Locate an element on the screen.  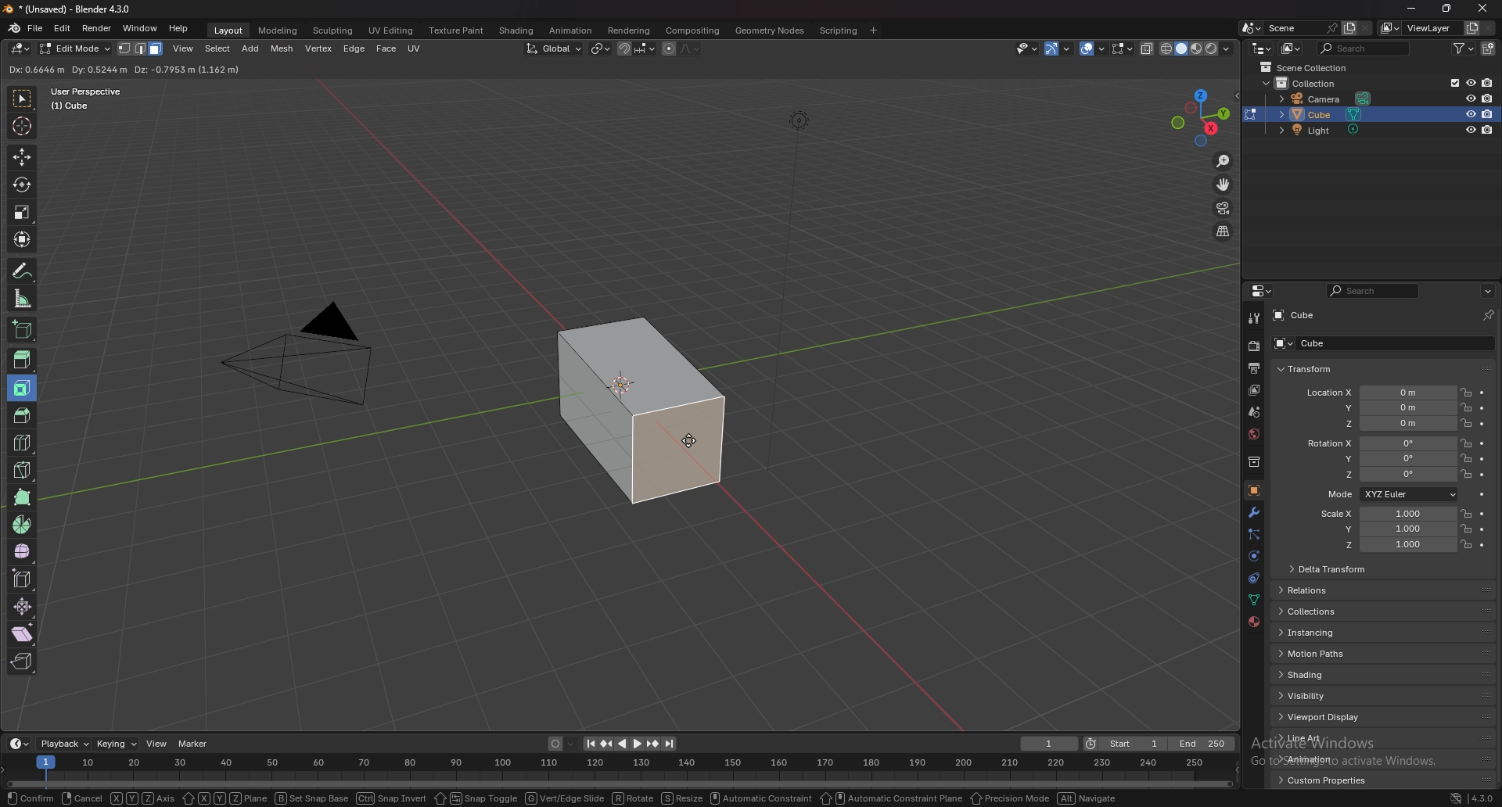
viewport display is located at coordinates (1324, 718).